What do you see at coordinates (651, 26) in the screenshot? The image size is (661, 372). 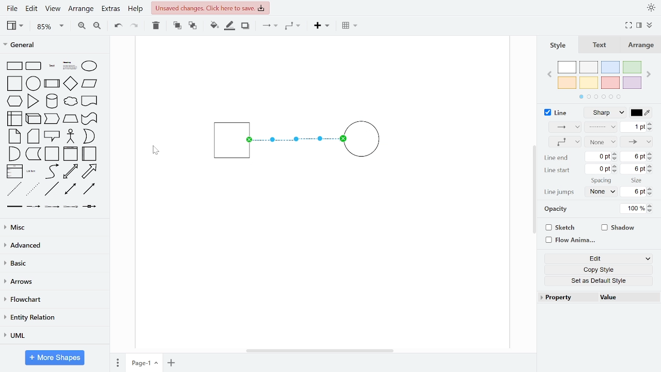 I see `collapse` at bounding box center [651, 26].